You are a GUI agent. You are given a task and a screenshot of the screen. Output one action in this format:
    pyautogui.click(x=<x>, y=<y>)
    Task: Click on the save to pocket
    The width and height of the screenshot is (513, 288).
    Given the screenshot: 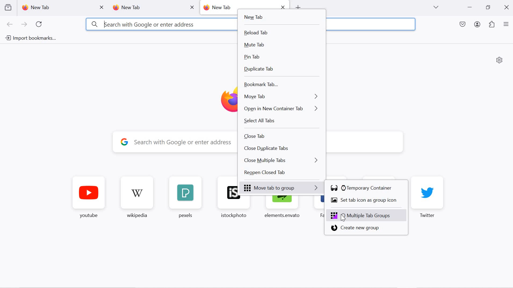 What is the action you would take?
    pyautogui.click(x=463, y=25)
    